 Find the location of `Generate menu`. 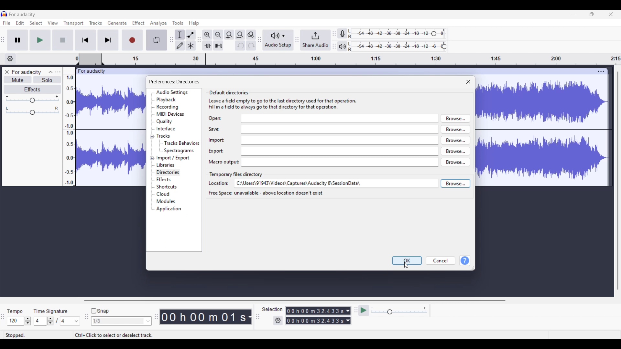

Generate menu is located at coordinates (117, 23).